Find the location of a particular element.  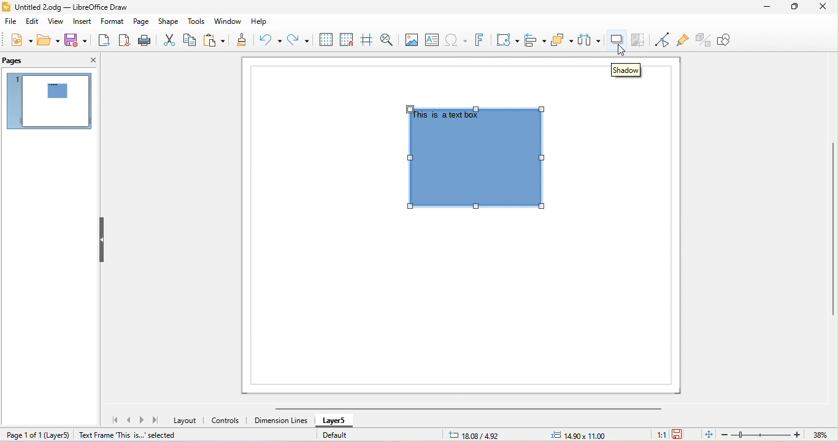

pages is located at coordinates (13, 61).